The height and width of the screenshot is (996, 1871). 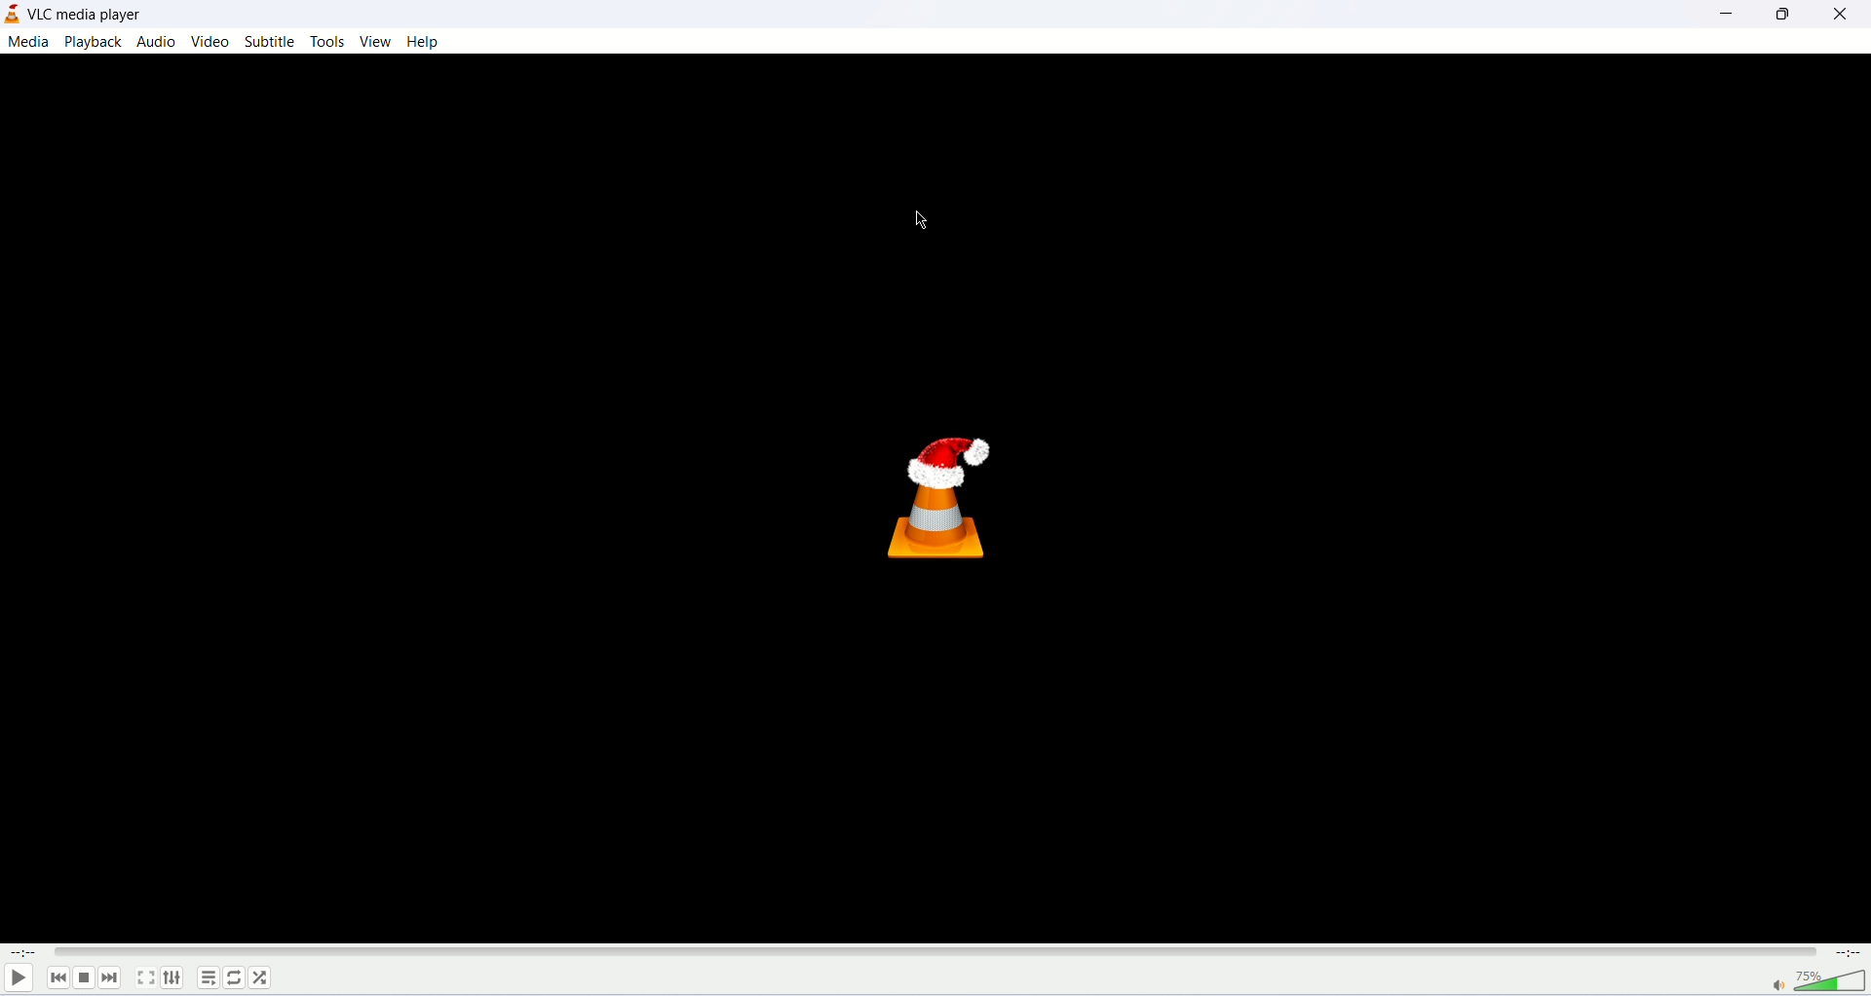 I want to click on subtitle, so click(x=273, y=41).